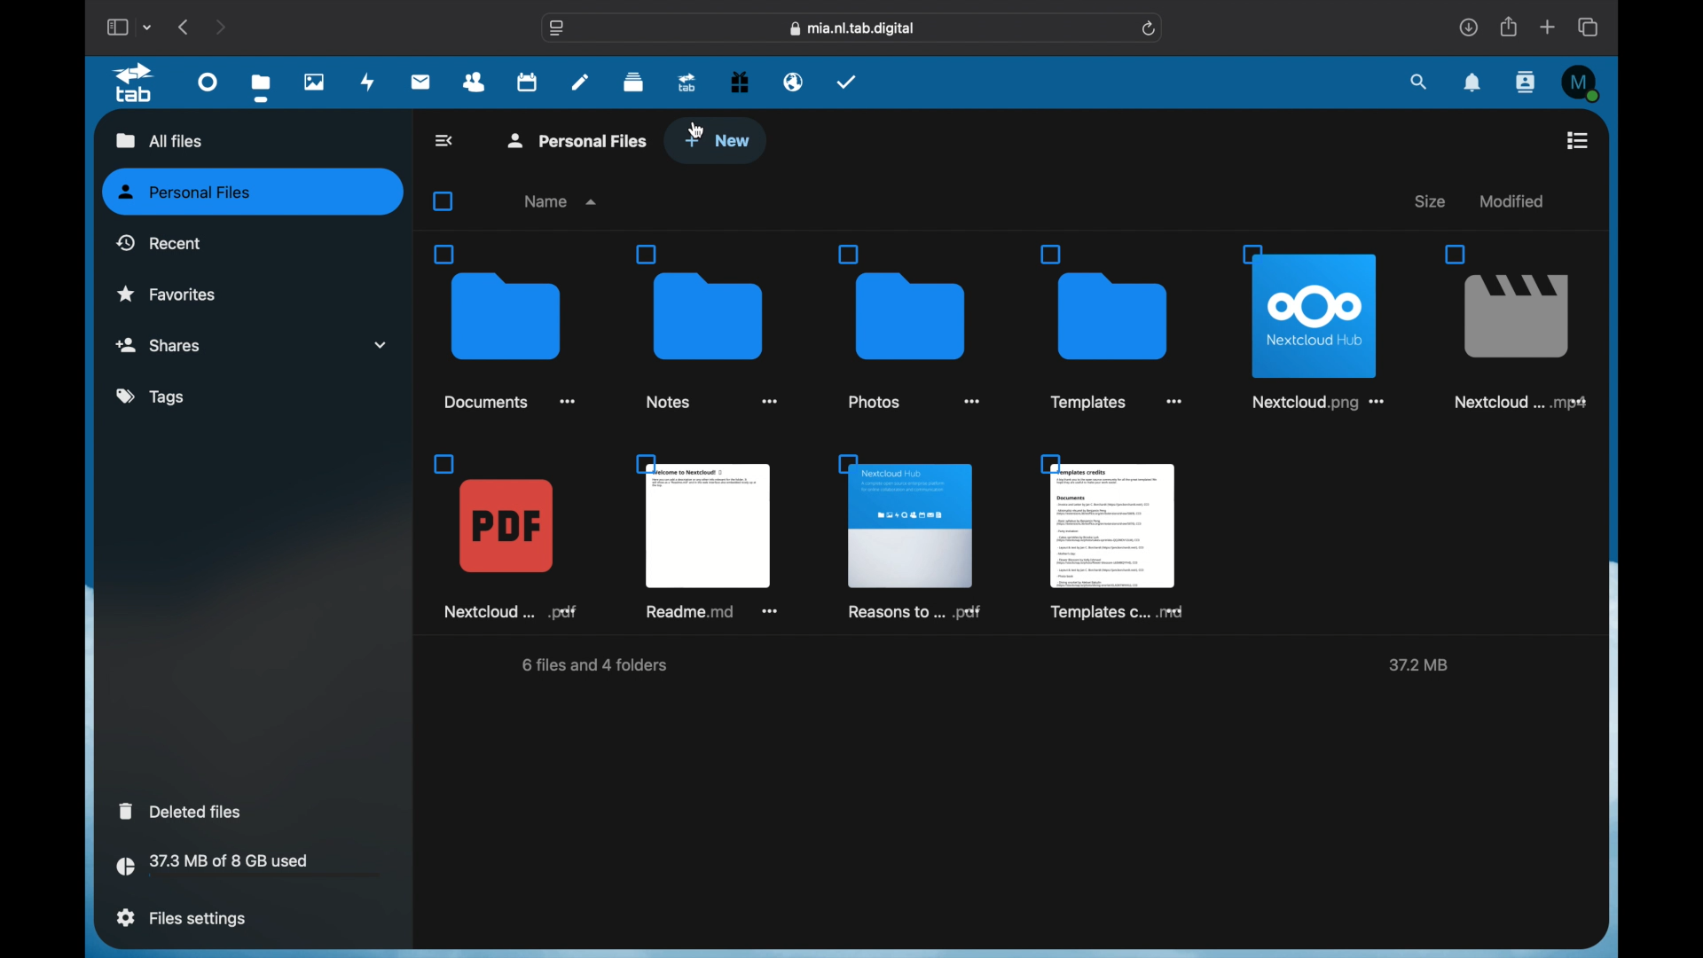 This screenshot has height=958, width=1703. Describe the element at coordinates (1416, 666) in the screenshot. I see `37.2 MB` at that location.